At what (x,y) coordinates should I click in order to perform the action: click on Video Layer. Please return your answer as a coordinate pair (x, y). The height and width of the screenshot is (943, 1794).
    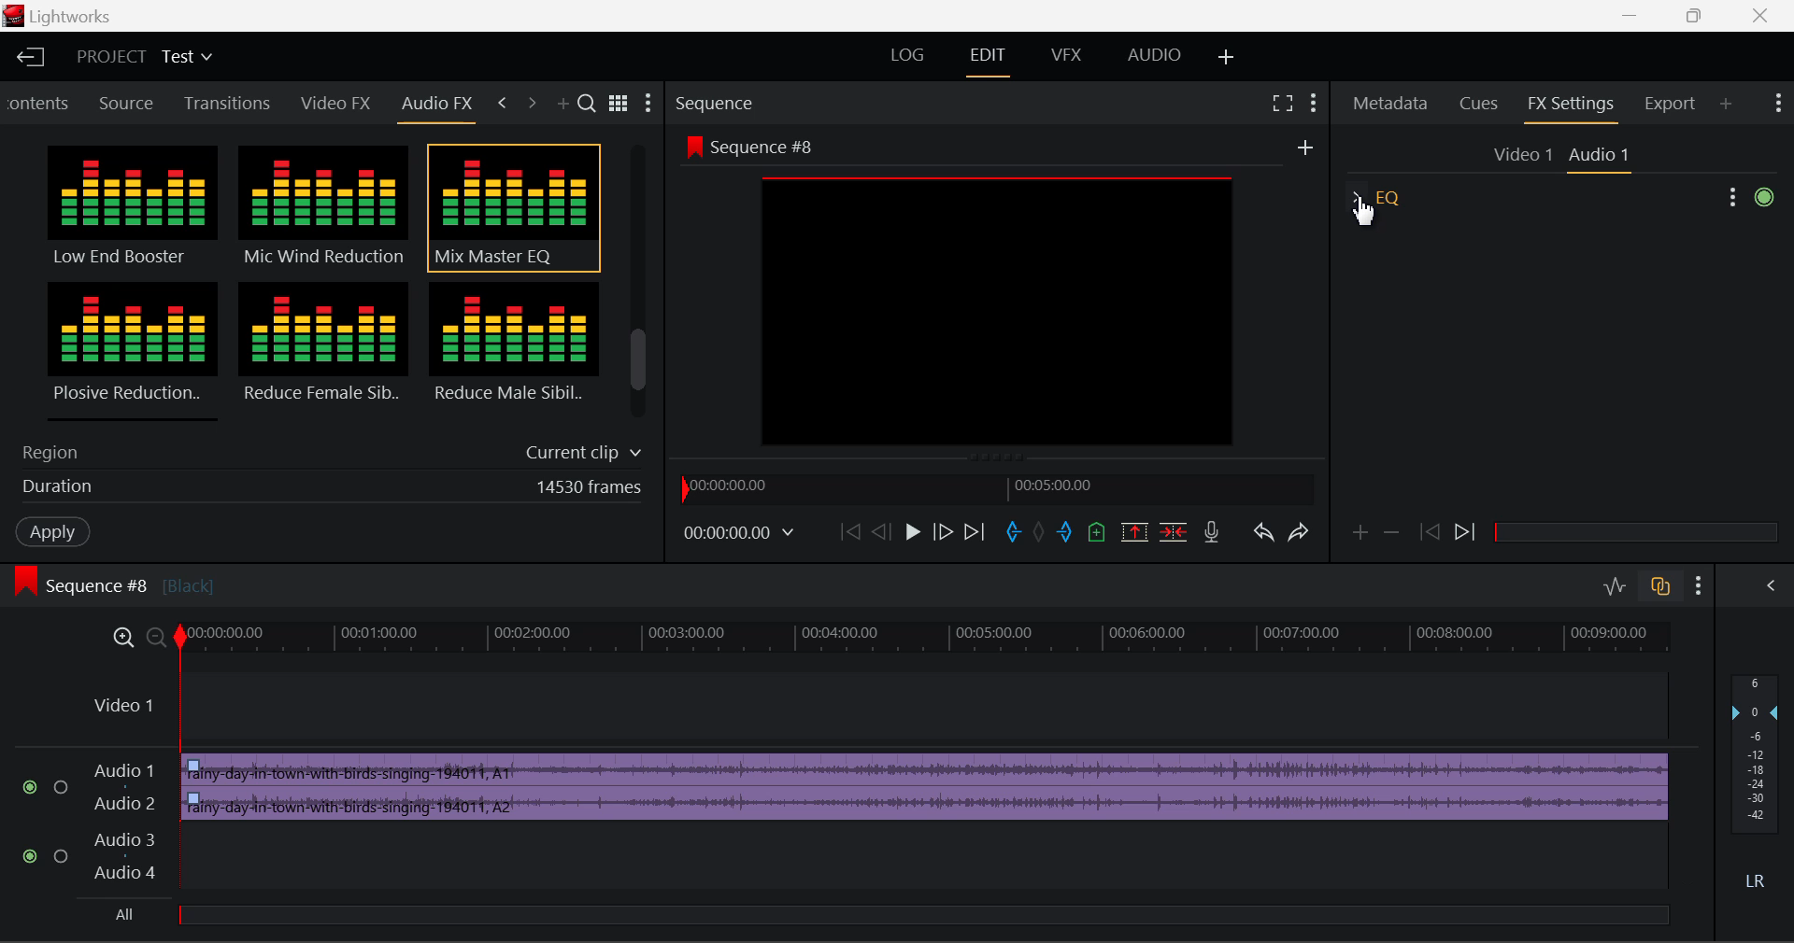
    Looking at the image, I should click on (875, 708).